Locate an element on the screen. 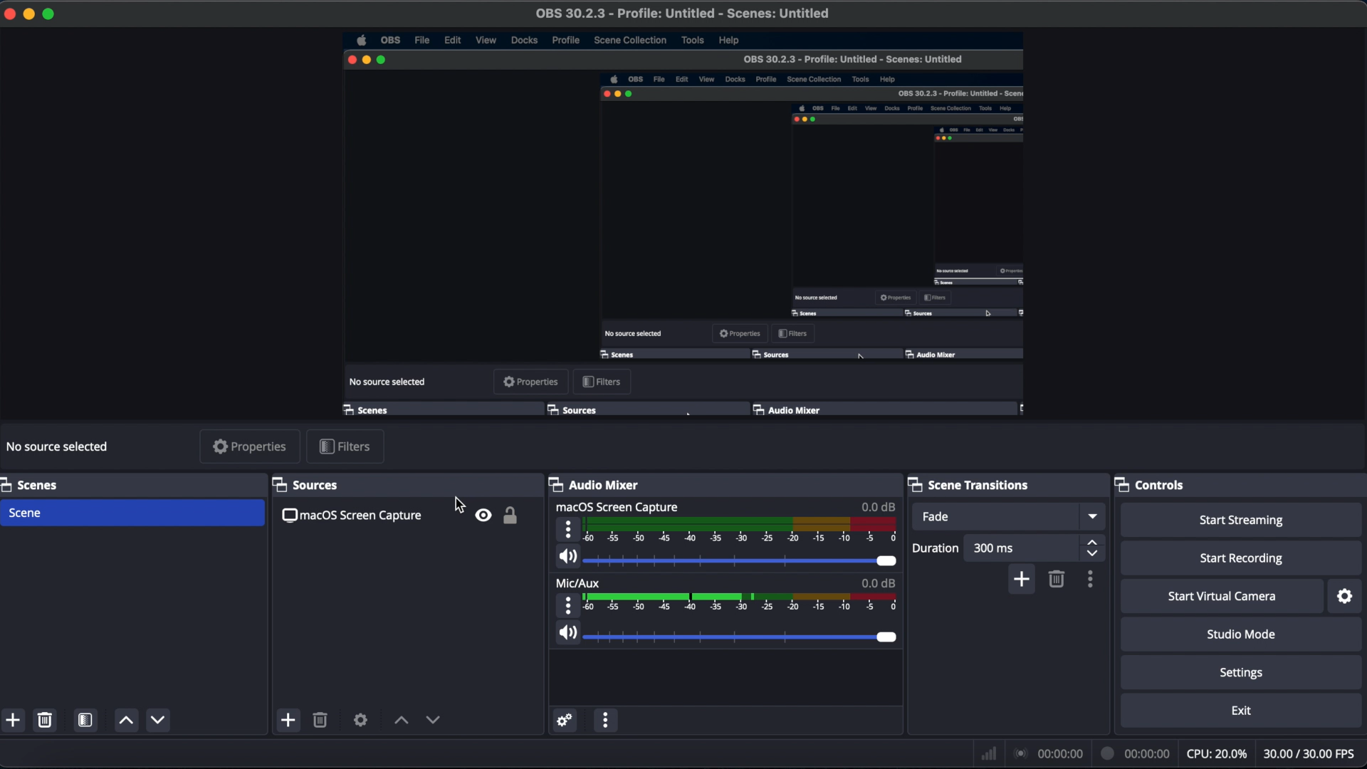 This screenshot has height=769, width=1367. full screen mode is located at coordinates (50, 15).